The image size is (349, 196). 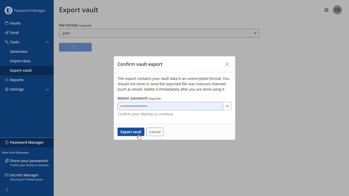 I want to click on import data, so click(x=20, y=61).